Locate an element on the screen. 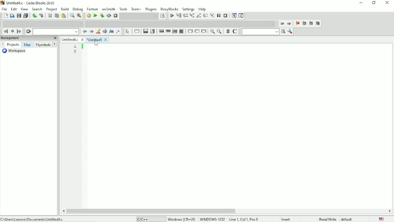 The height and width of the screenshot is (222, 394). Undo is located at coordinates (34, 15).